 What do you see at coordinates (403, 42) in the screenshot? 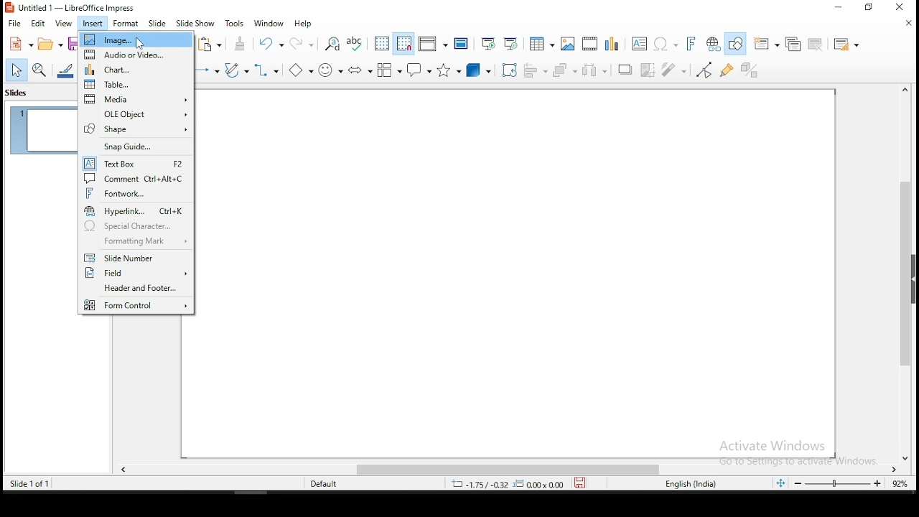
I see `snap to grid` at bounding box center [403, 42].